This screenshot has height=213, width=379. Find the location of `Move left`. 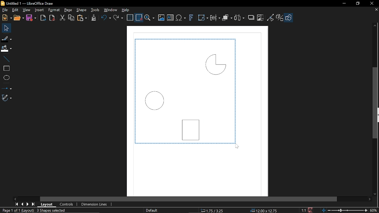

Move left is located at coordinates (15, 199).